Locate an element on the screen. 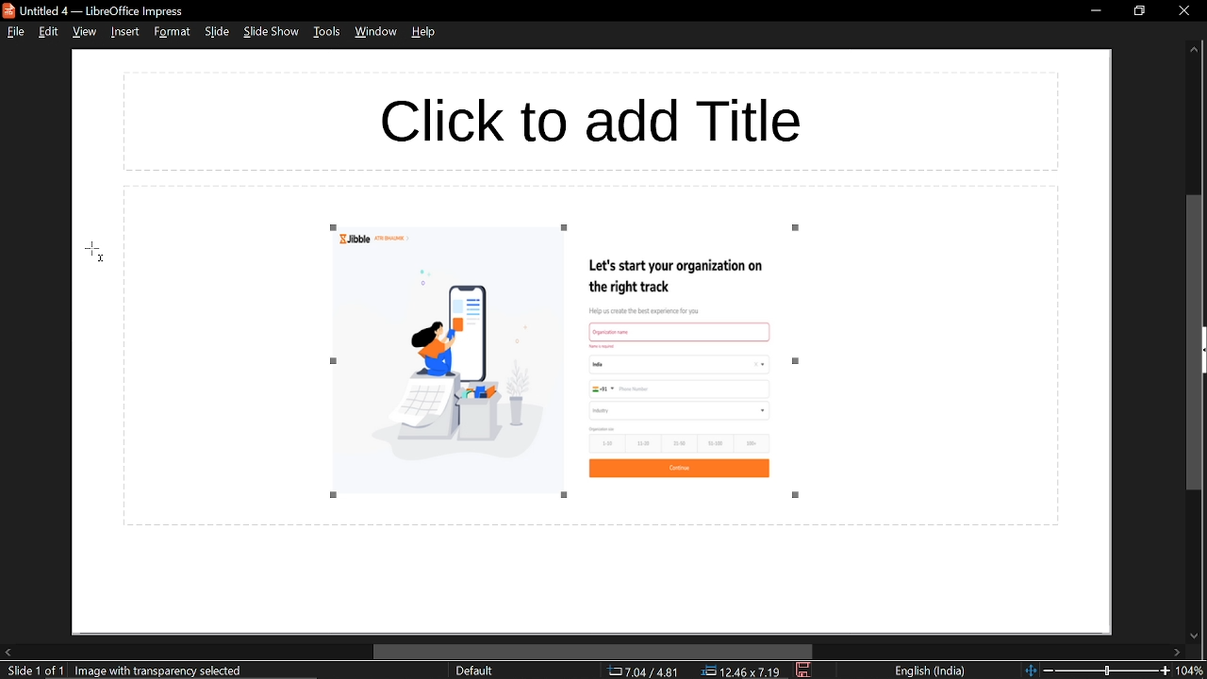 Image resolution: width=1207 pixels, height=679 pixels. language is located at coordinates (933, 671).